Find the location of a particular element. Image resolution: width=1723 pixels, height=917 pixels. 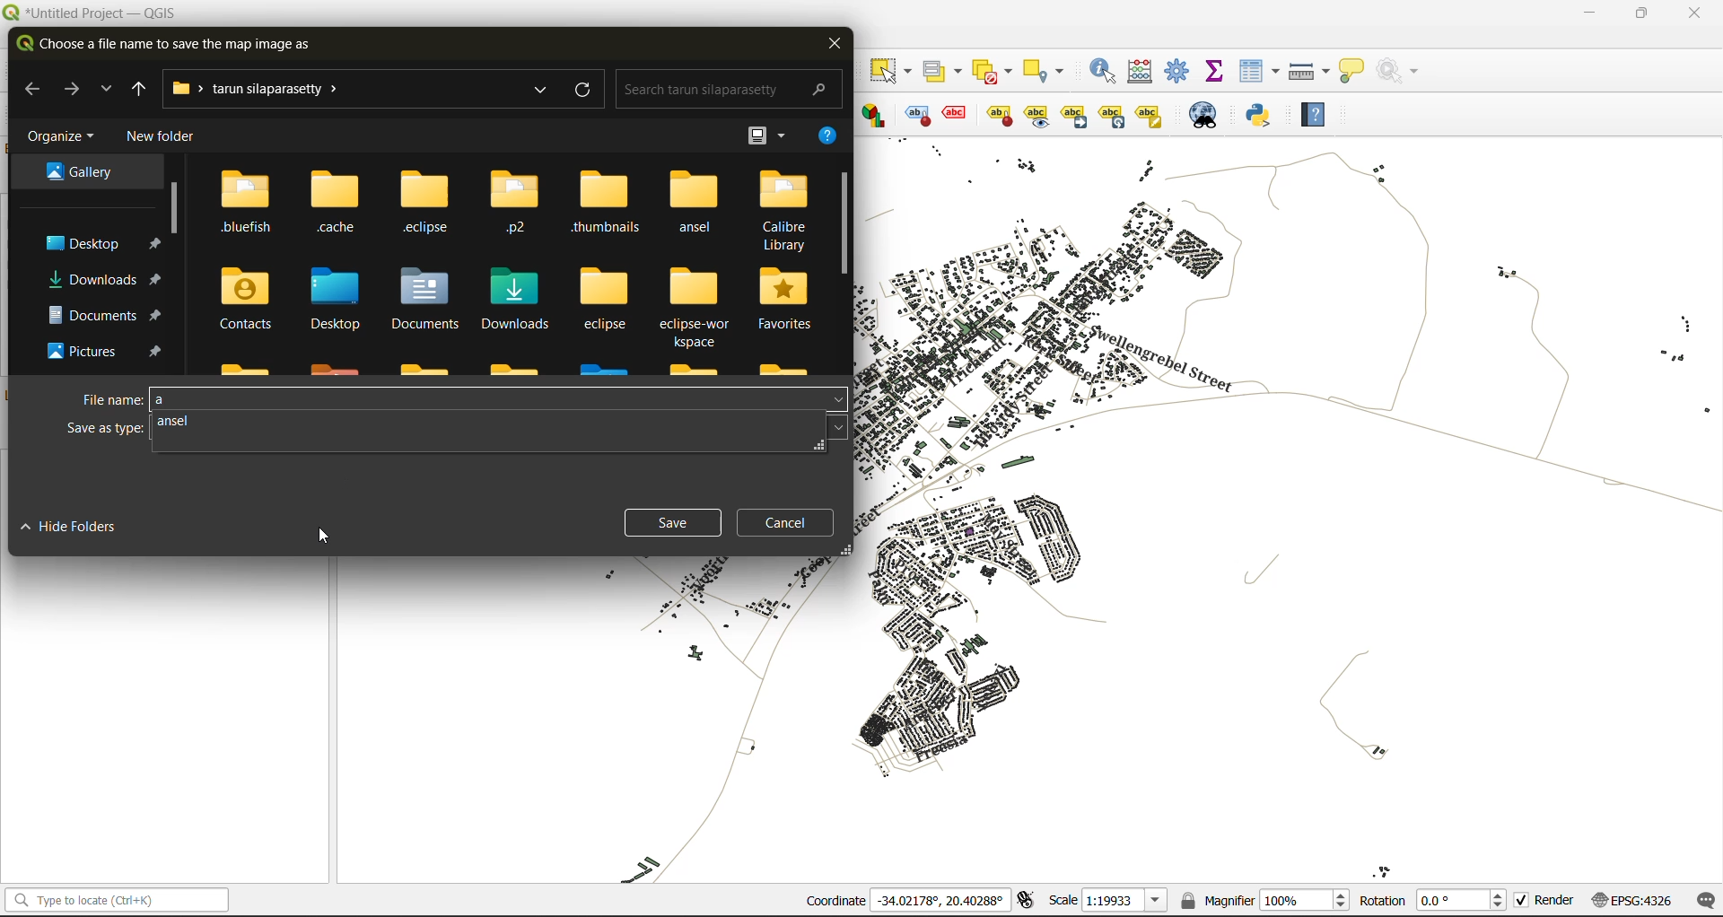

folders is located at coordinates (86, 258).